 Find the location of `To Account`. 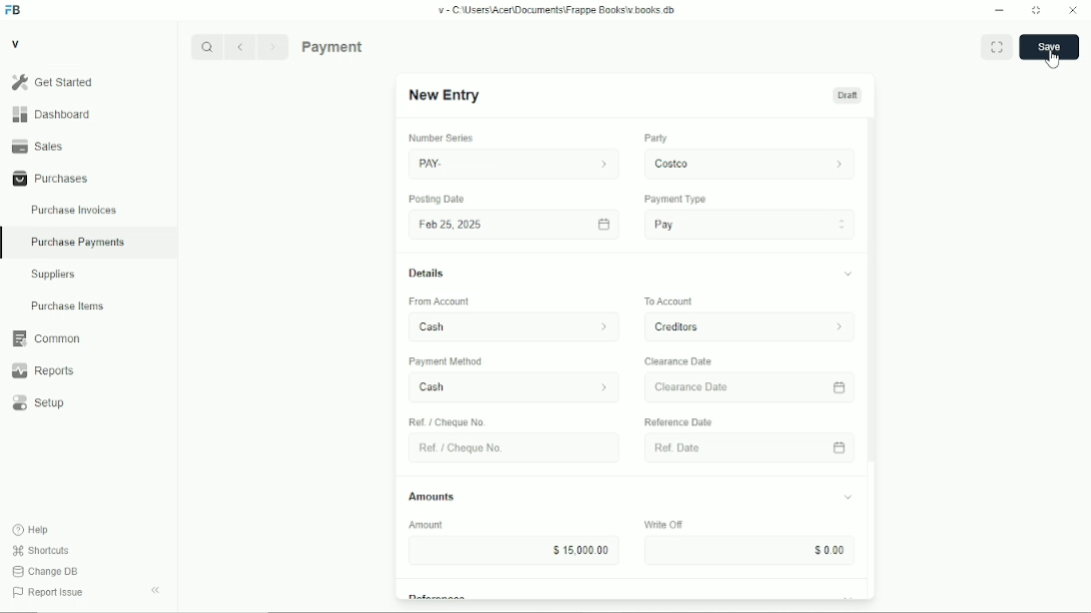

To Account is located at coordinates (746, 327).